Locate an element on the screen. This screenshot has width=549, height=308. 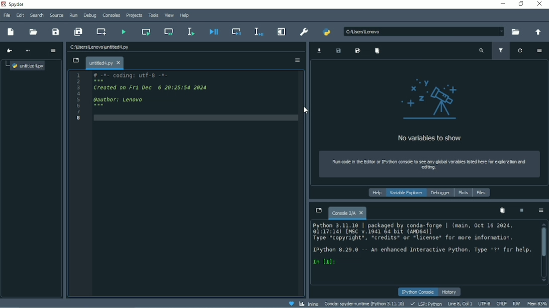
UTF is located at coordinates (484, 303).